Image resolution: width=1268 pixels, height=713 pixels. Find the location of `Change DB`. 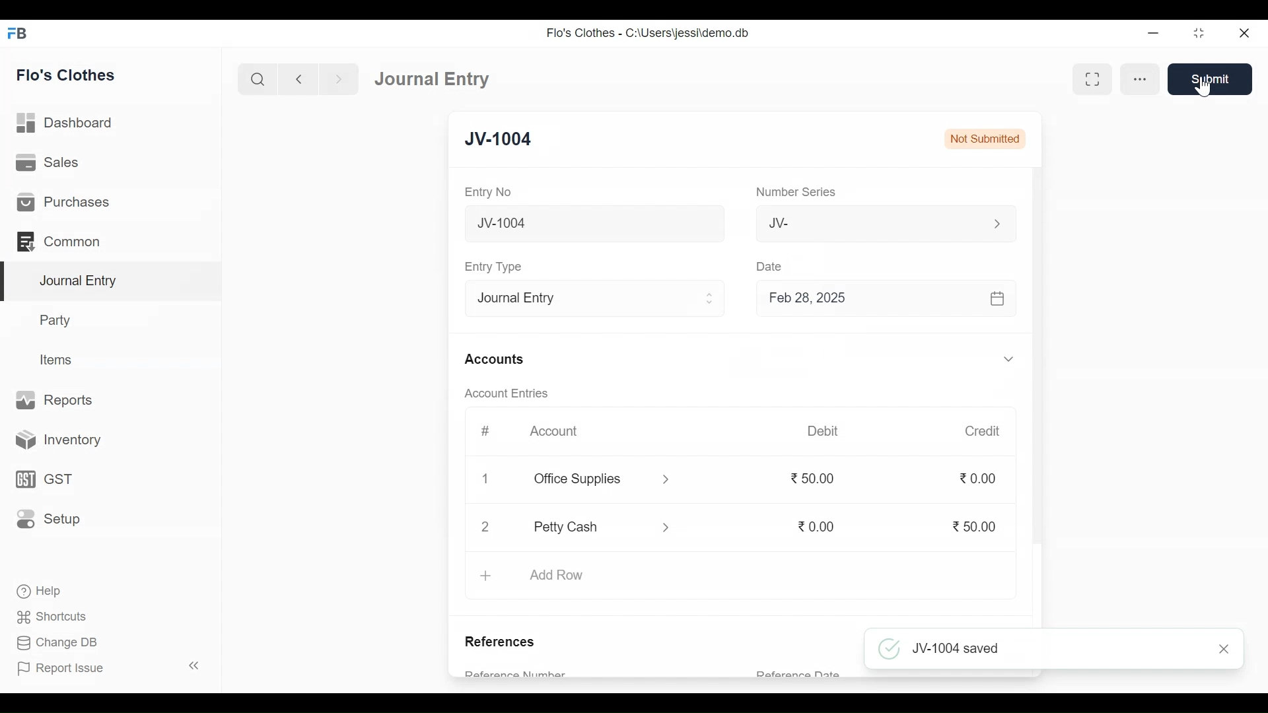

Change DB is located at coordinates (56, 641).